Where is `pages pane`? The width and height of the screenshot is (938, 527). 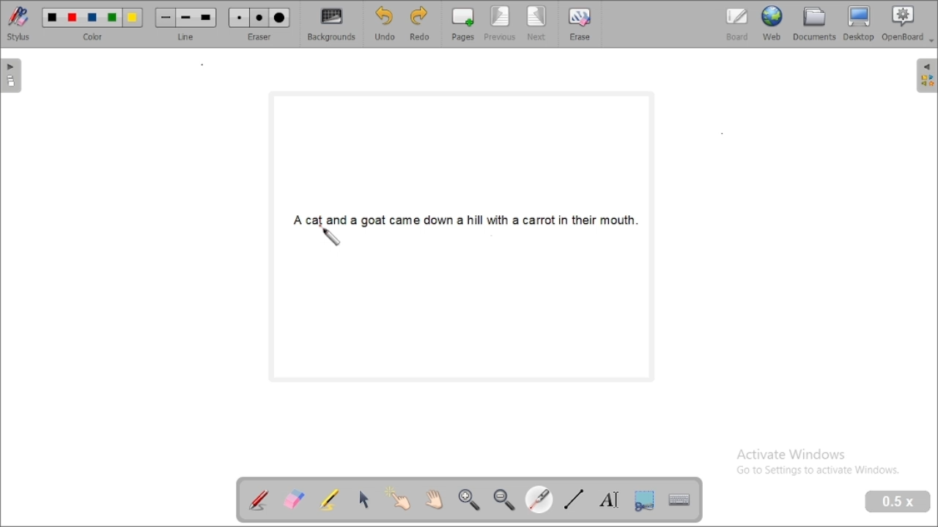 pages pane is located at coordinates (13, 75).